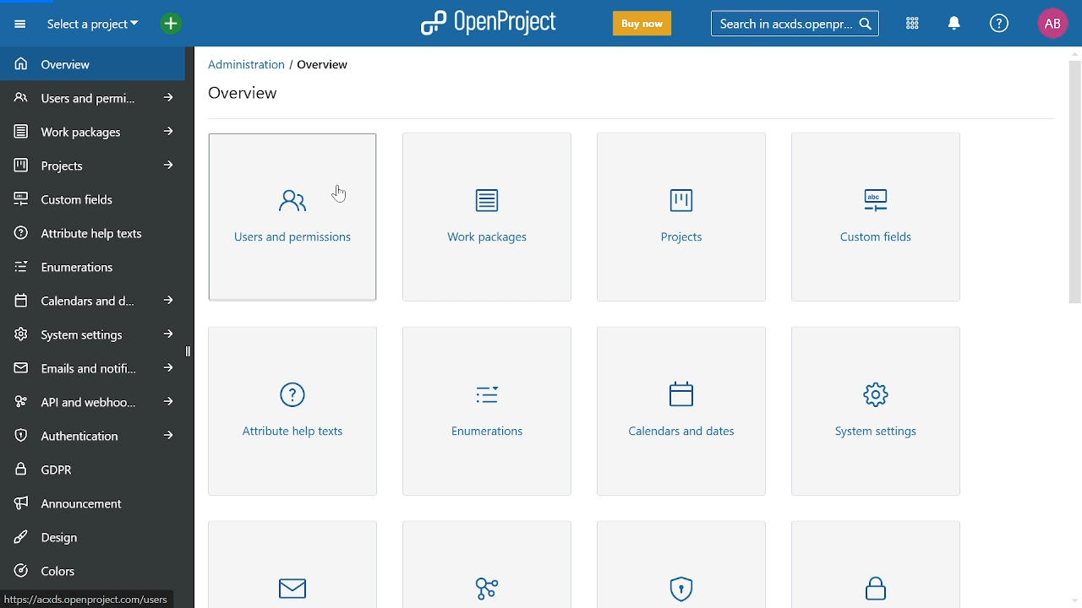  Describe the element at coordinates (292, 562) in the screenshot. I see `Masseging` at that location.